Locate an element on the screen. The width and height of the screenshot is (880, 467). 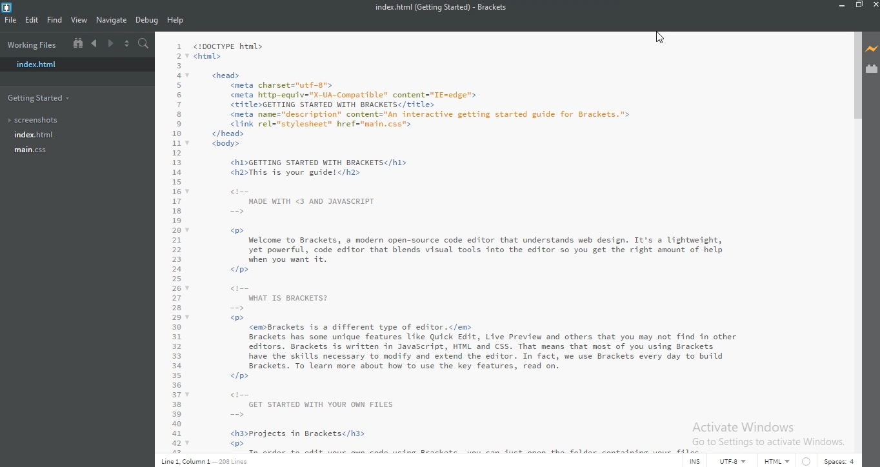
previous document is located at coordinates (93, 44).